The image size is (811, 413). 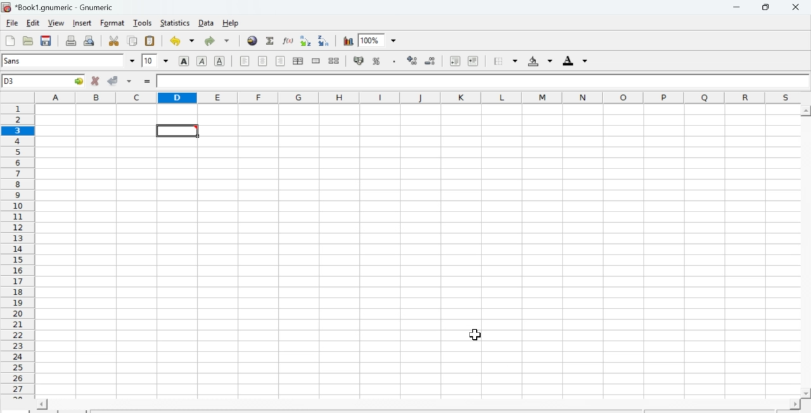 What do you see at coordinates (430, 61) in the screenshot?
I see `Decrease number of decimals` at bounding box center [430, 61].